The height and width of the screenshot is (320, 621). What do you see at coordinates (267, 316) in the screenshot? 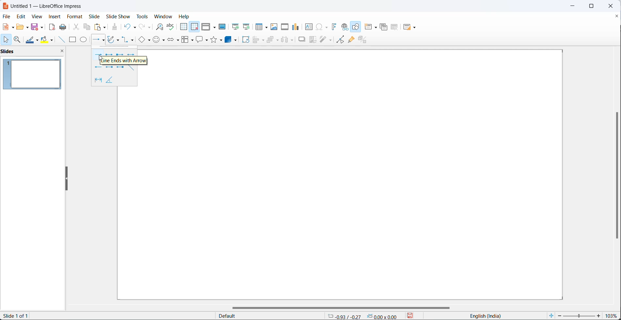
I see `default page style` at bounding box center [267, 316].